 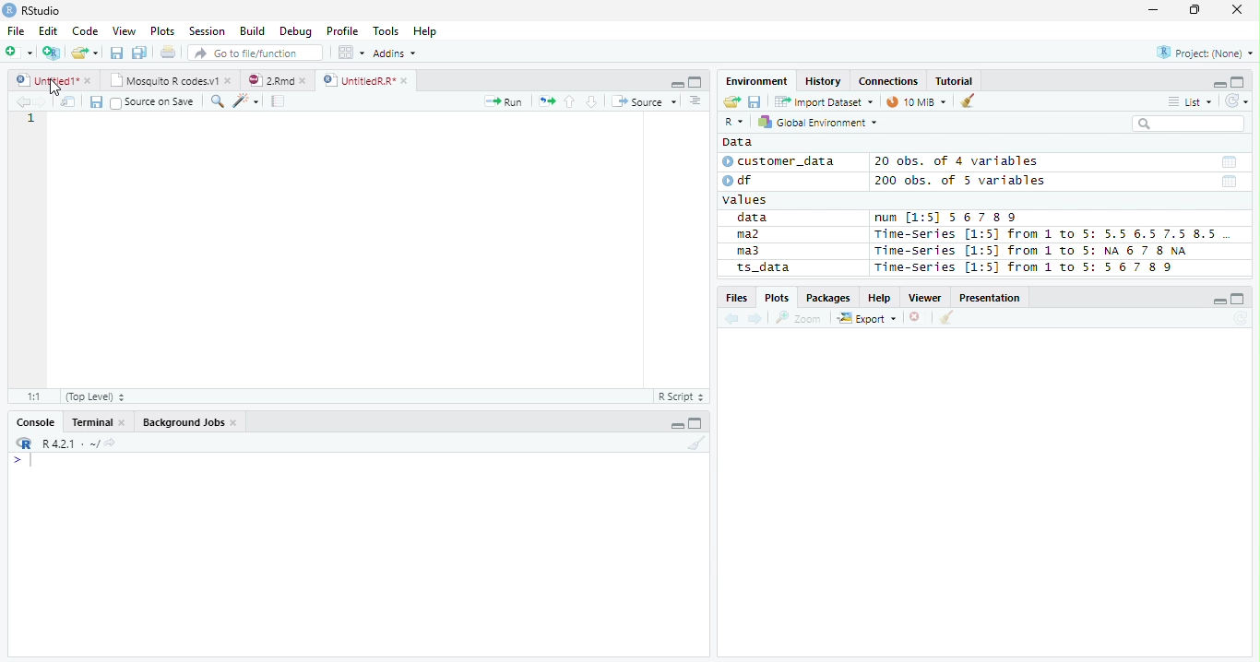 I want to click on Viewer, so click(x=928, y=298).